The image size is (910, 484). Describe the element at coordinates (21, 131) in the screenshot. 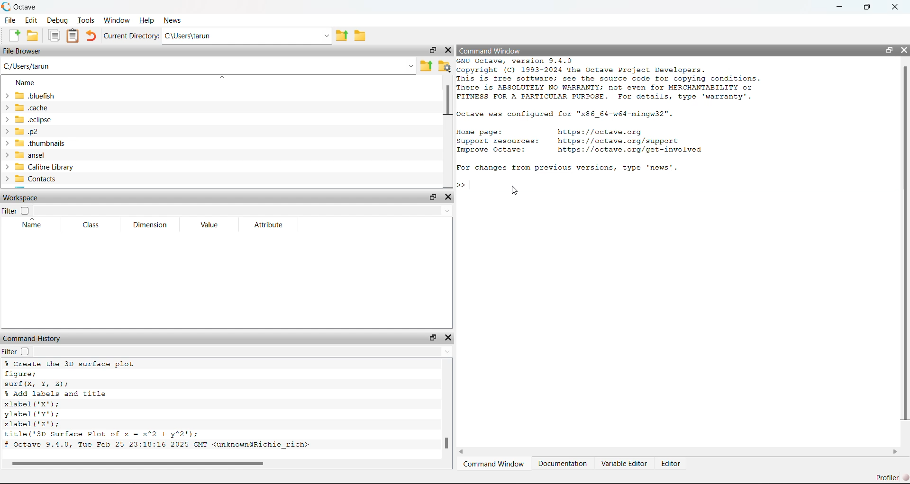

I see `p2` at that location.